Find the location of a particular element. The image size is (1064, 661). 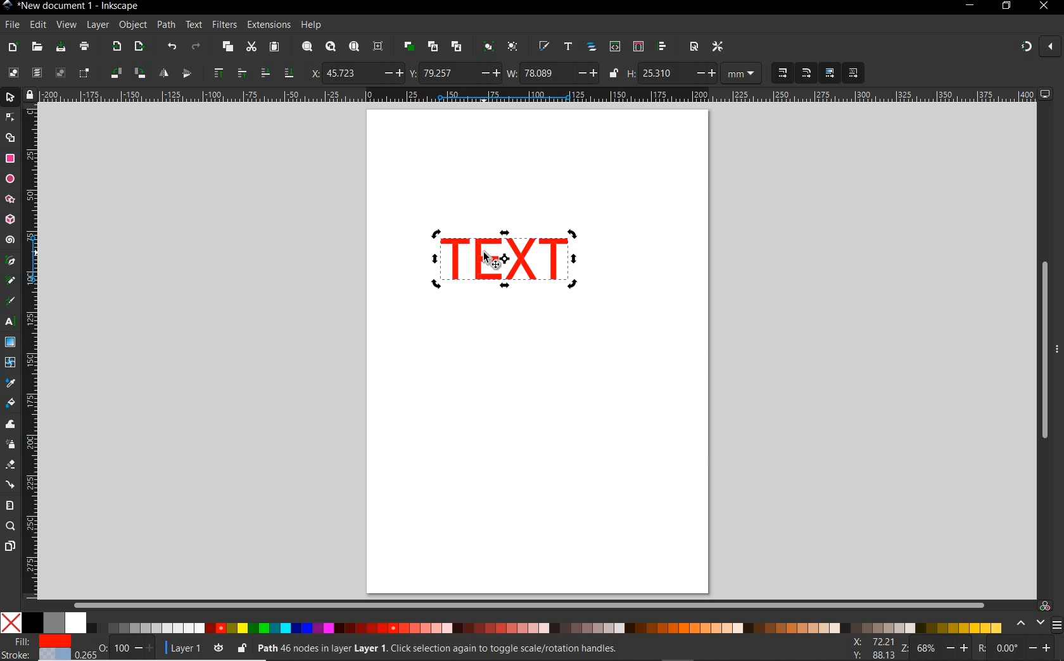

HEIGHT OF SELECTION is located at coordinates (671, 74).